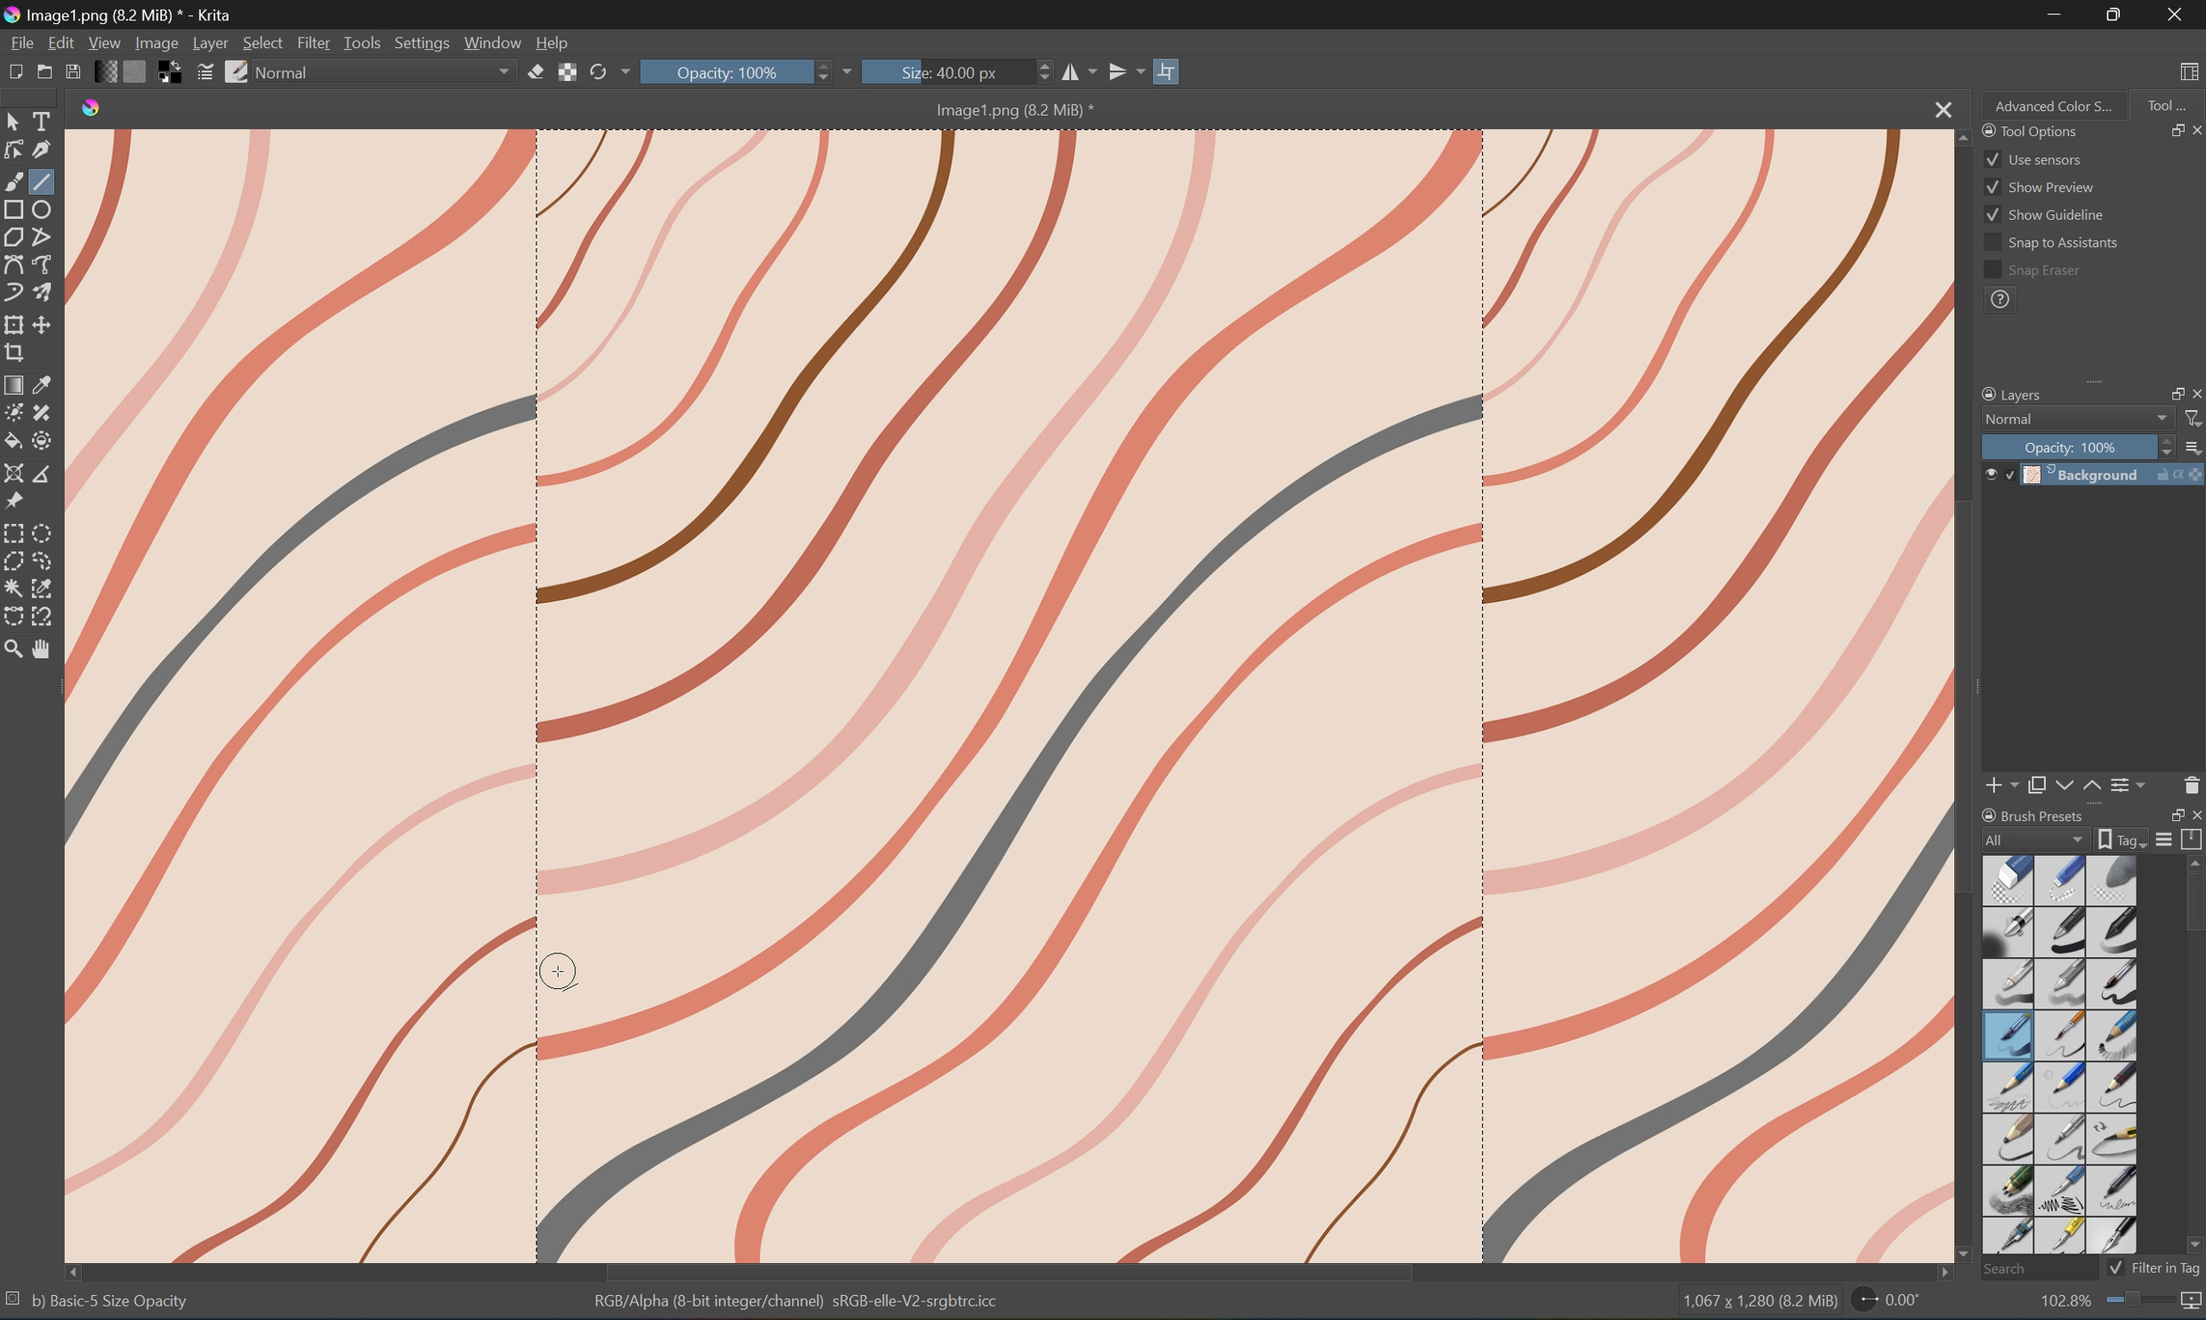 The height and width of the screenshot is (1320, 2206). What do you see at coordinates (40, 413) in the screenshot?
I see `Draw patch tool` at bounding box center [40, 413].